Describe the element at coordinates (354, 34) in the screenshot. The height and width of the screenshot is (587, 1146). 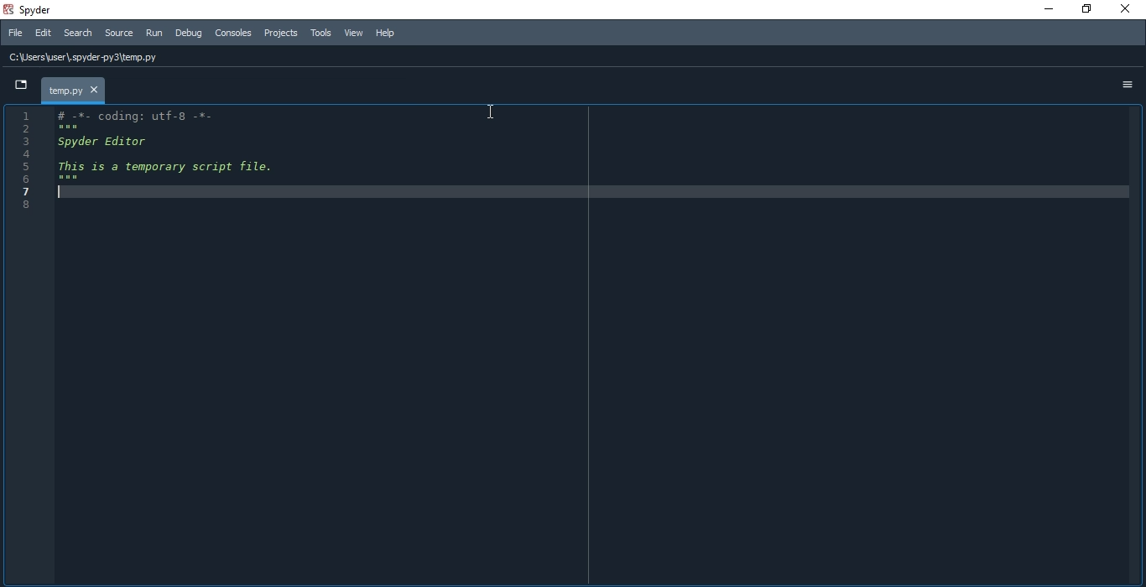
I see `View` at that location.